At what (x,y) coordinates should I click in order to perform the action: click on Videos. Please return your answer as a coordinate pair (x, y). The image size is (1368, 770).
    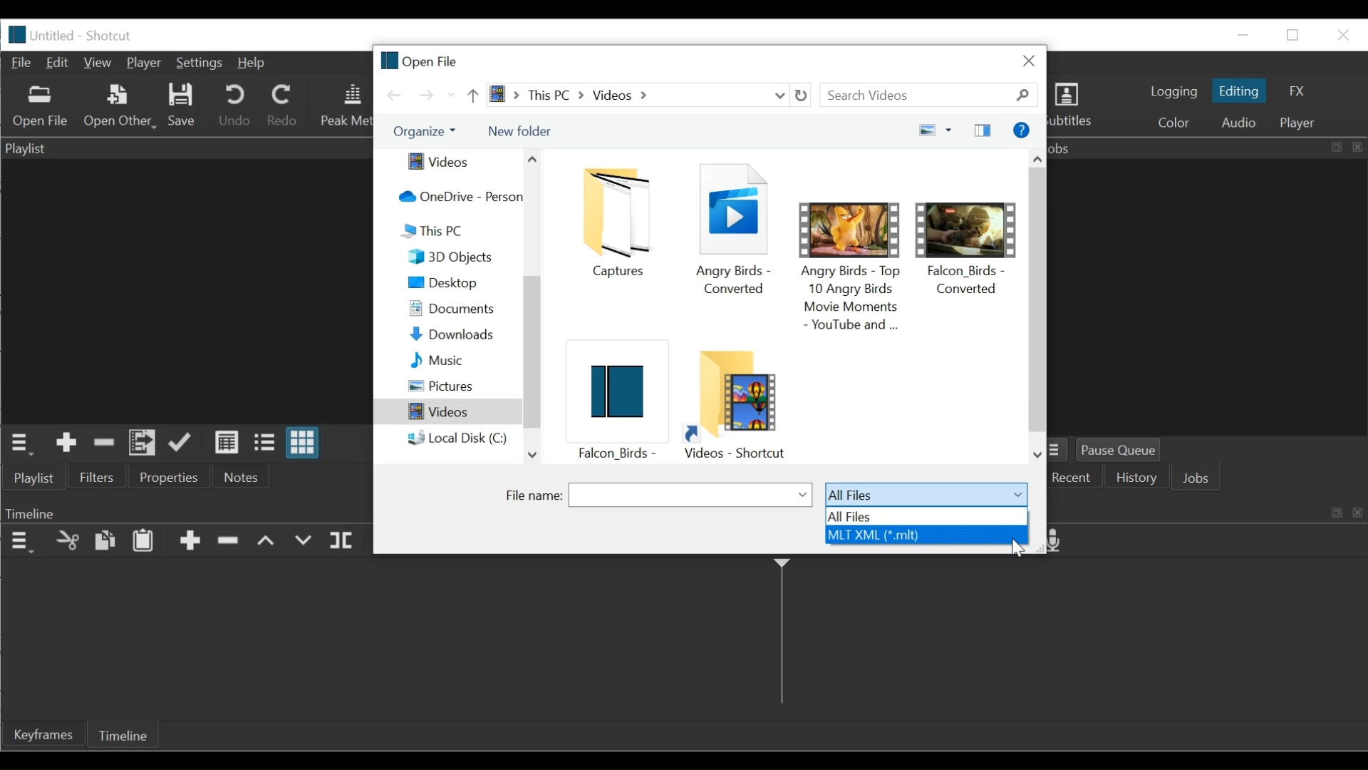
    Looking at the image, I should click on (447, 412).